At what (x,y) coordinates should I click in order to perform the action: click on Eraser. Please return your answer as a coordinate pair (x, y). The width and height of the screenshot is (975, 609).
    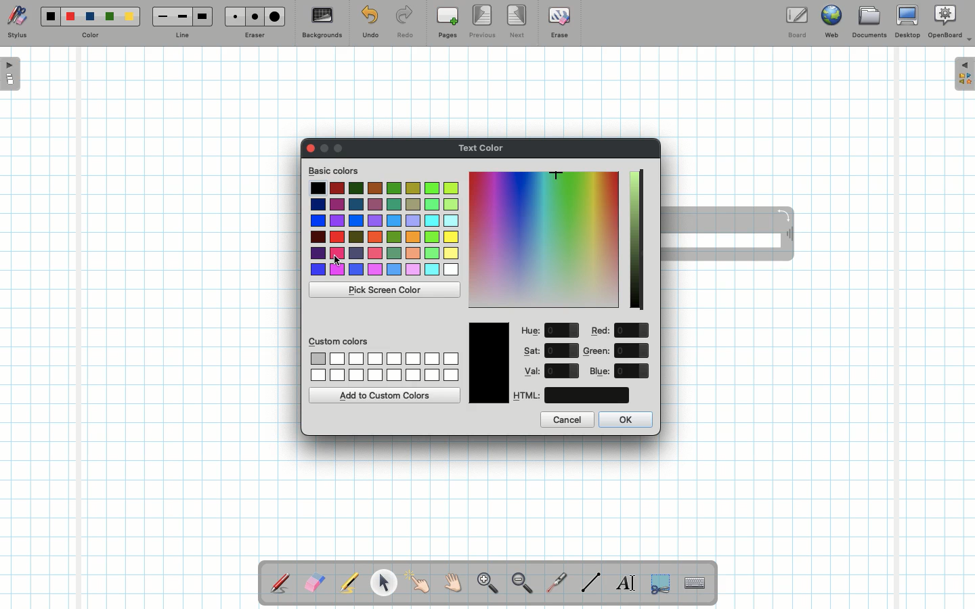
    Looking at the image, I should click on (254, 37).